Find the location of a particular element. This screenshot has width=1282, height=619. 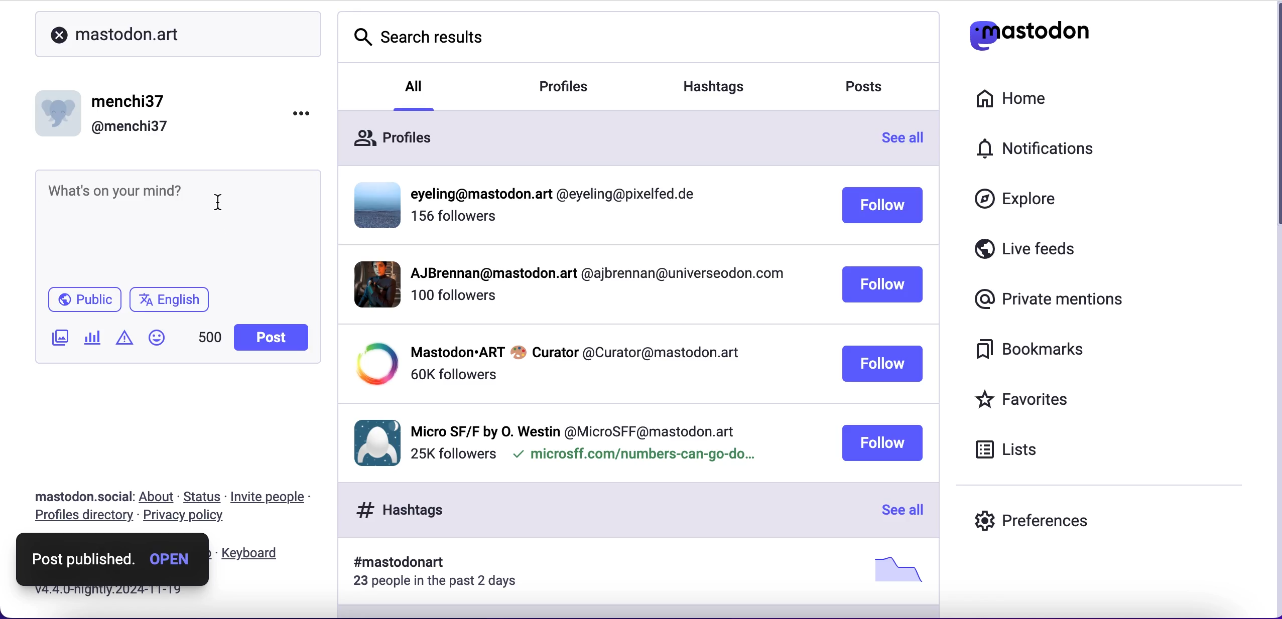

see all is located at coordinates (900, 511).